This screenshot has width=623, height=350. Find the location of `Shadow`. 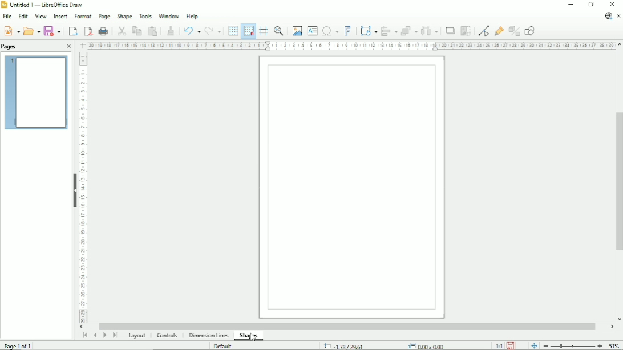

Shadow is located at coordinates (449, 31).